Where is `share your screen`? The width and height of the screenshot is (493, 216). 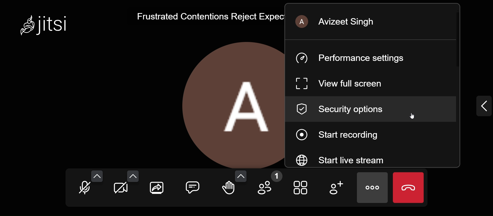
share your screen is located at coordinates (158, 188).